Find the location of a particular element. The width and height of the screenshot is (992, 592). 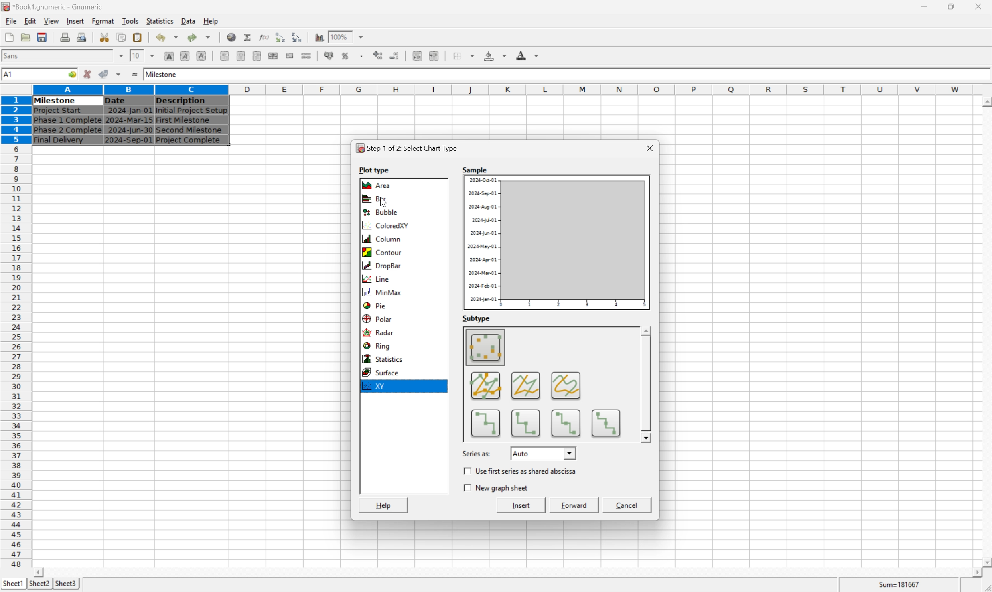

statistics is located at coordinates (161, 21).